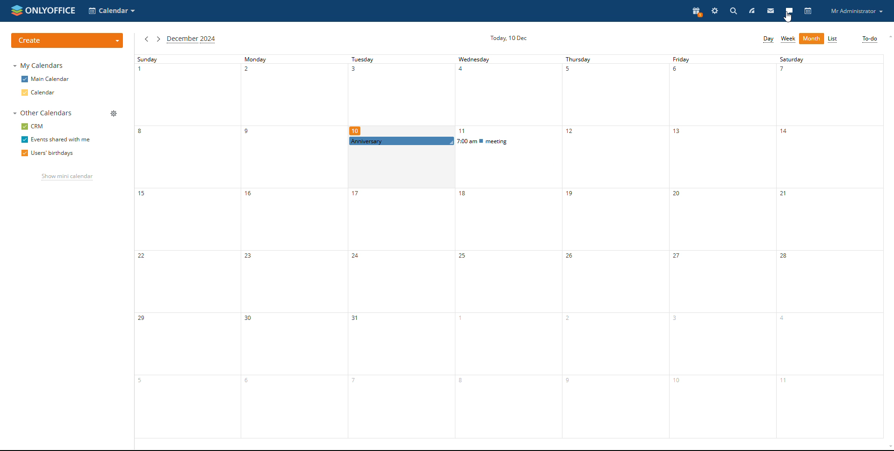 The image size is (894, 451). What do you see at coordinates (807, 11) in the screenshot?
I see `calendar` at bounding box center [807, 11].